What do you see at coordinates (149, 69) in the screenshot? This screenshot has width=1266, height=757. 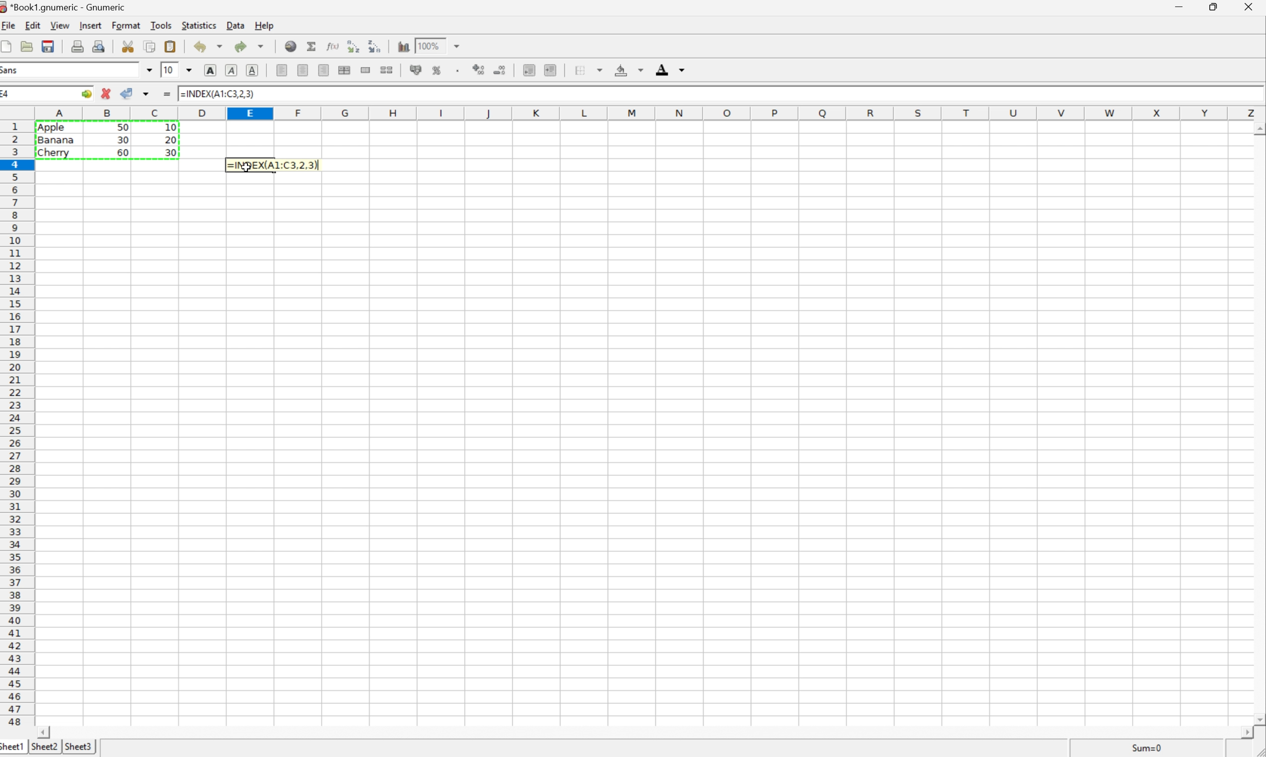 I see `drop down` at bounding box center [149, 69].